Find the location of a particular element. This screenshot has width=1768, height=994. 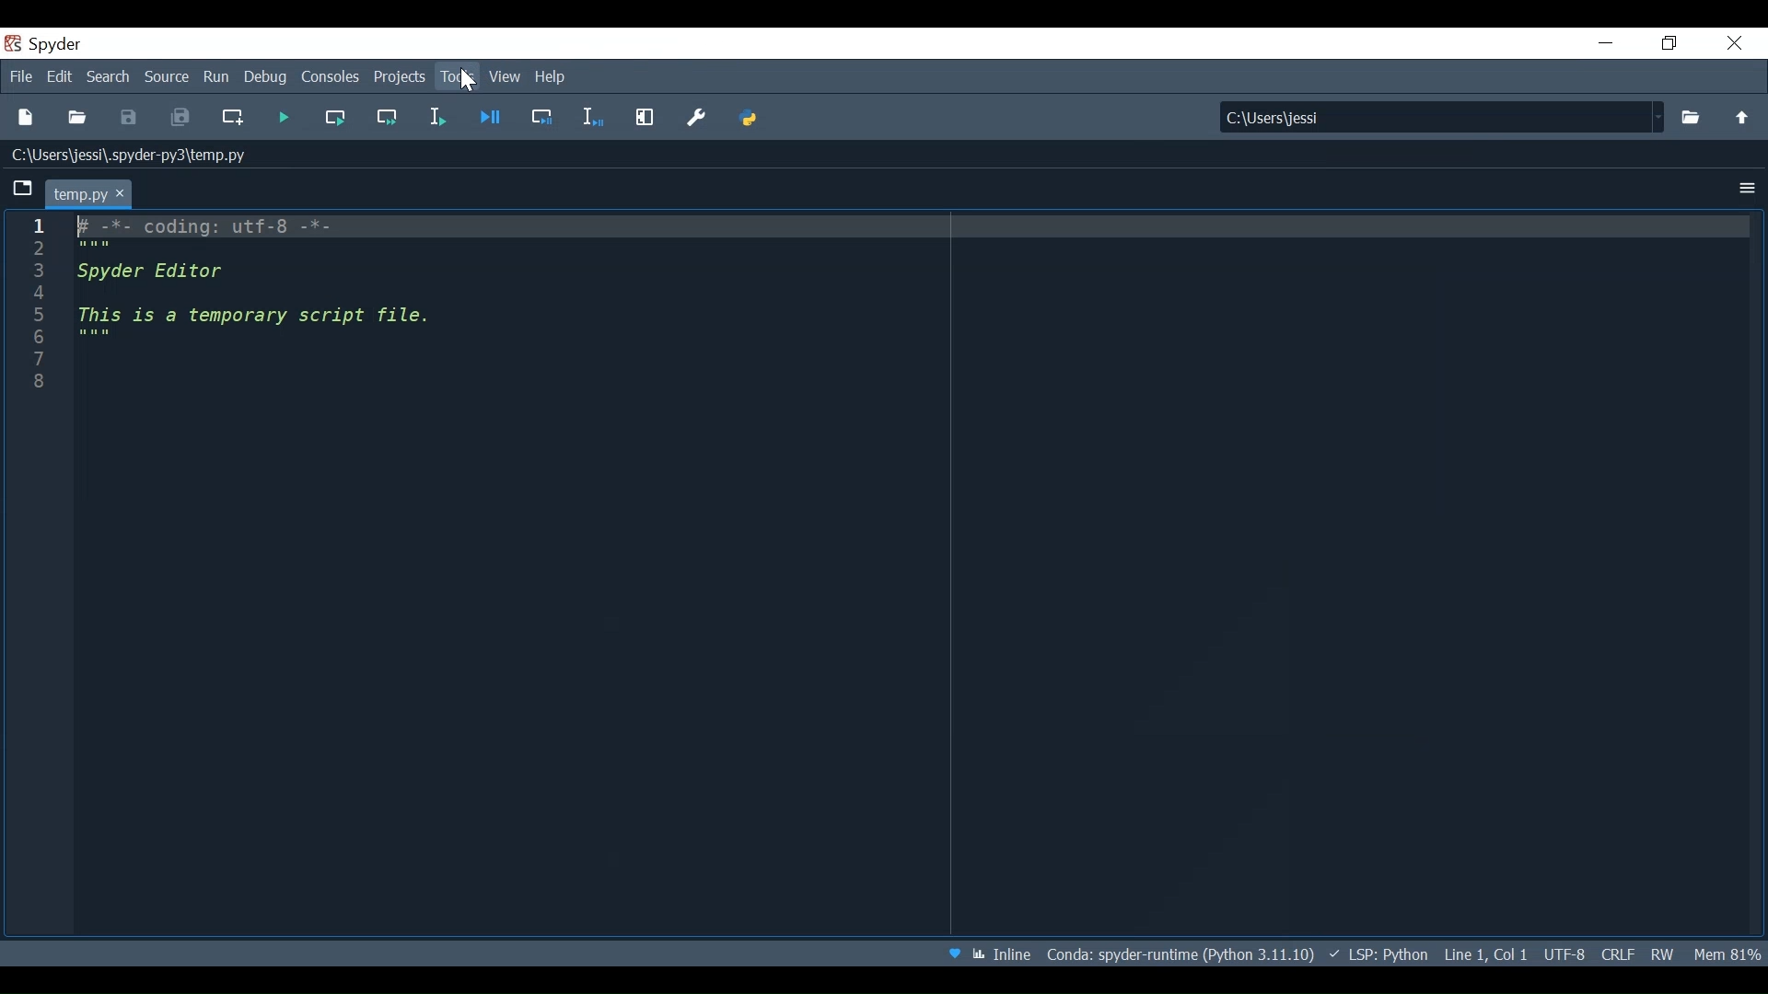

Debug cell is located at coordinates (539, 120).